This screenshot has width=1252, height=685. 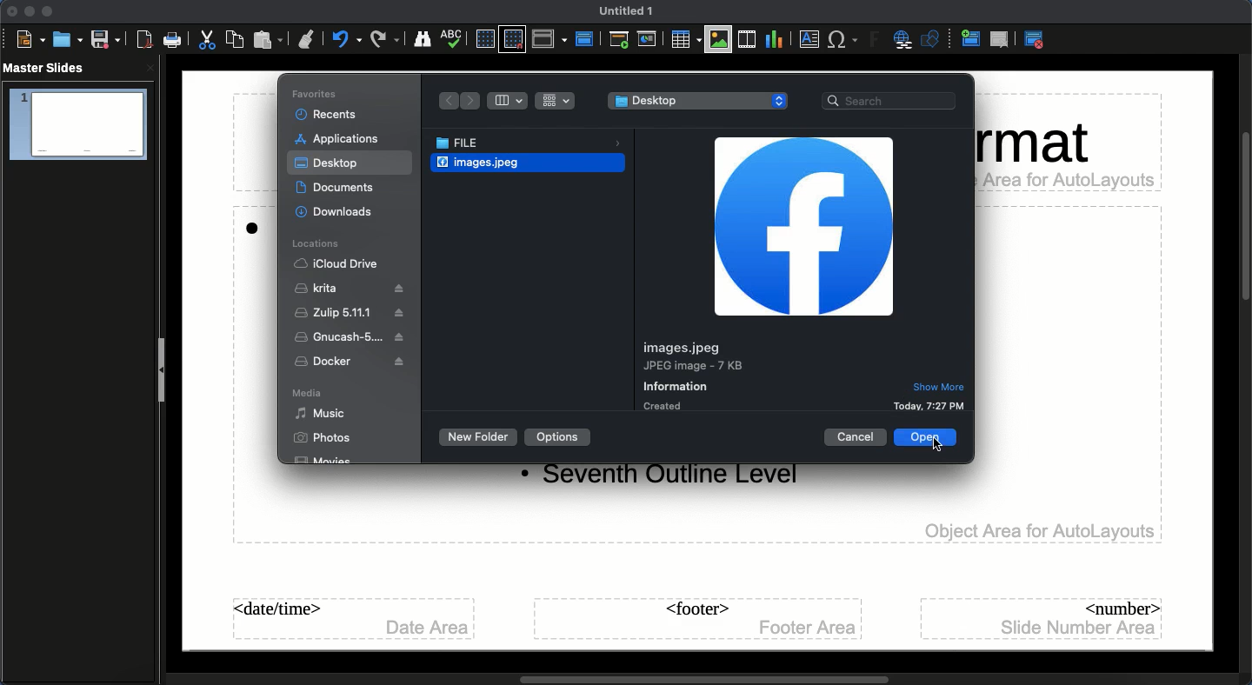 What do you see at coordinates (422, 38) in the screenshot?
I see `Finder` at bounding box center [422, 38].